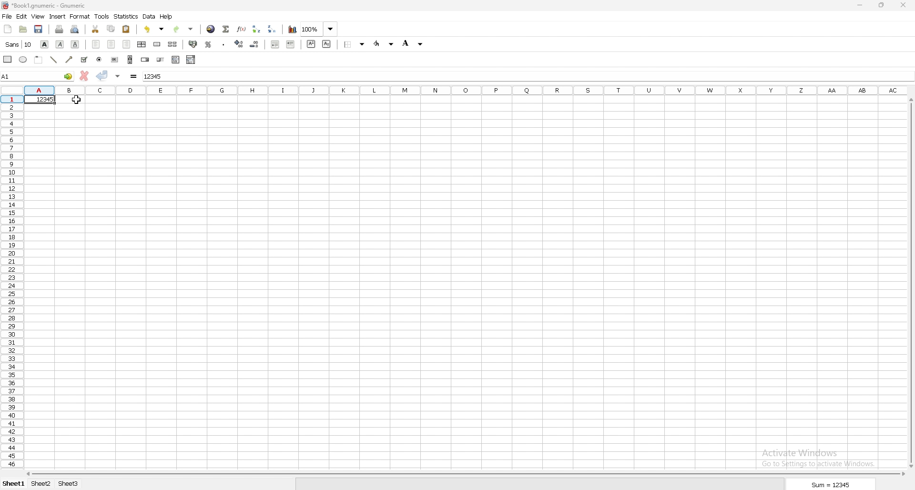 The height and width of the screenshot is (490, 915). Describe the element at coordinates (311, 44) in the screenshot. I see `superscript` at that location.